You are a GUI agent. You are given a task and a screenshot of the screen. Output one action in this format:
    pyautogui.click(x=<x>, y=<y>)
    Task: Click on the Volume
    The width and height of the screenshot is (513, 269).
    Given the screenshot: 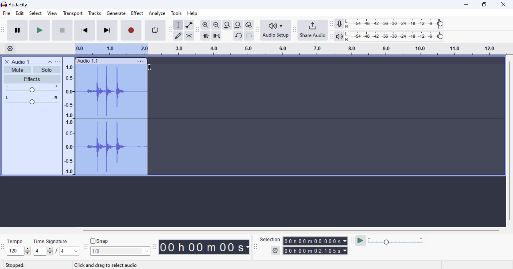 What is the action you would take?
    pyautogui.click(x=31, y=89)
    